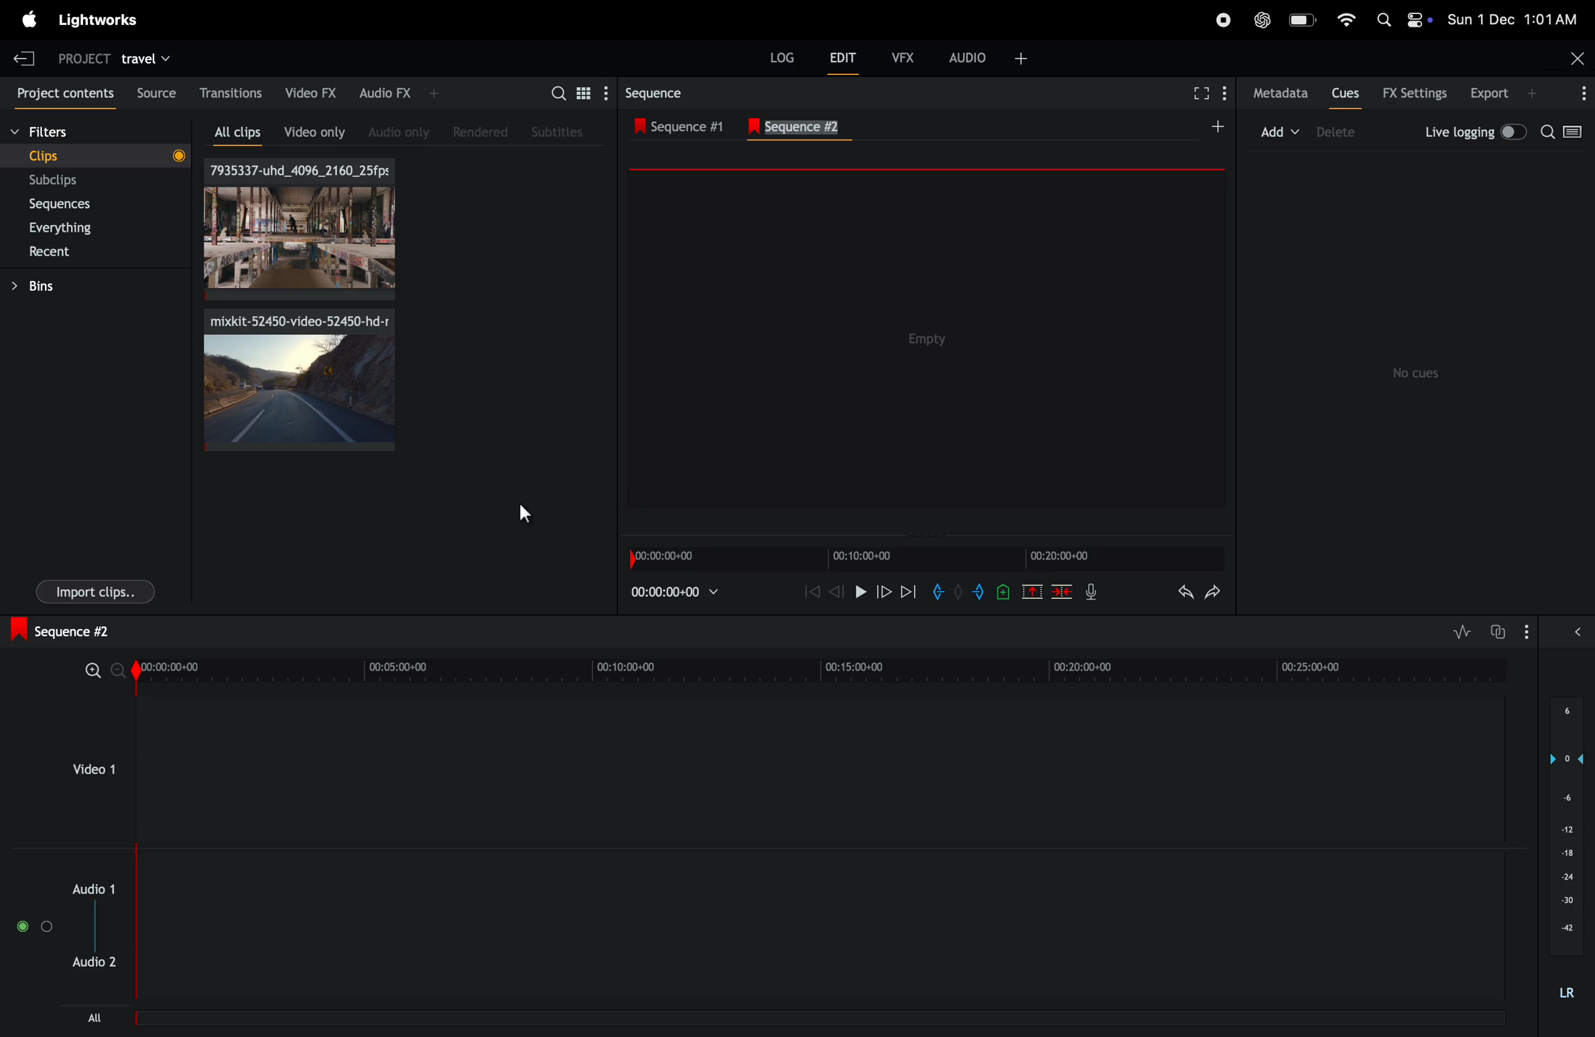  I want to click on chatgpt, so click(1263, 21).